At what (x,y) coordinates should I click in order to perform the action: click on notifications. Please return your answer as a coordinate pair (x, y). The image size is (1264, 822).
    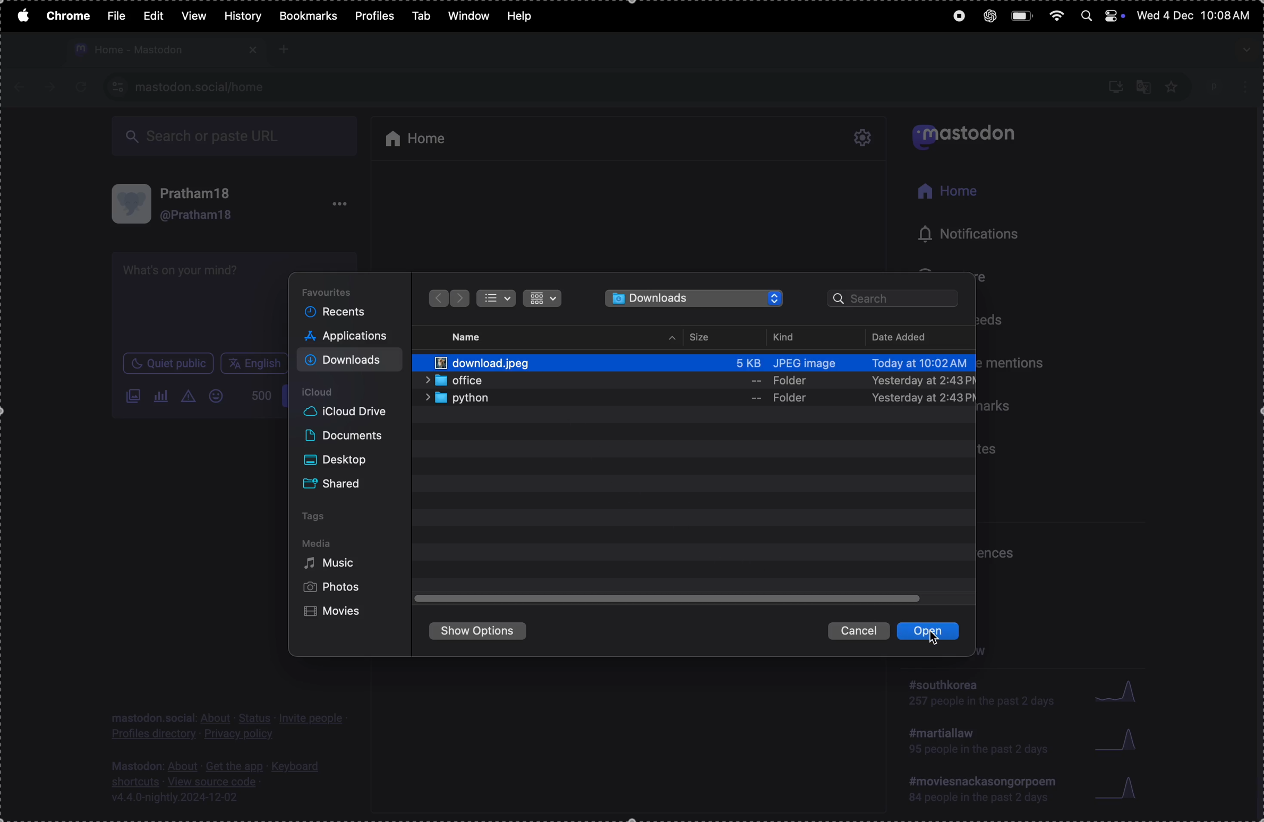
    Looking at the image, I should click on (959, 234).